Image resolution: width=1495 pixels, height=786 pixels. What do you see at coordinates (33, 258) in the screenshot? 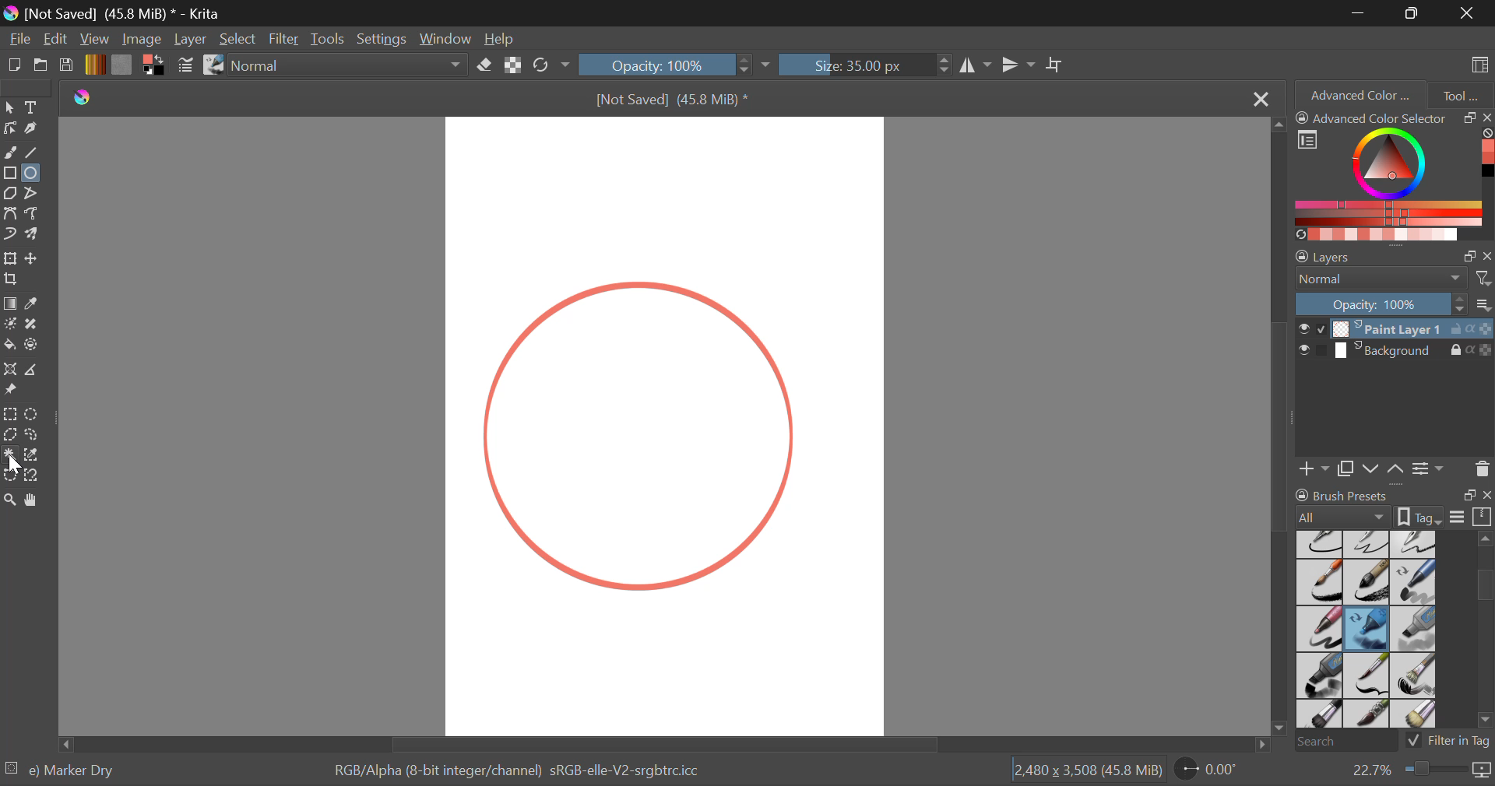
I see `Move a layer` at bounding box center [33, 258].